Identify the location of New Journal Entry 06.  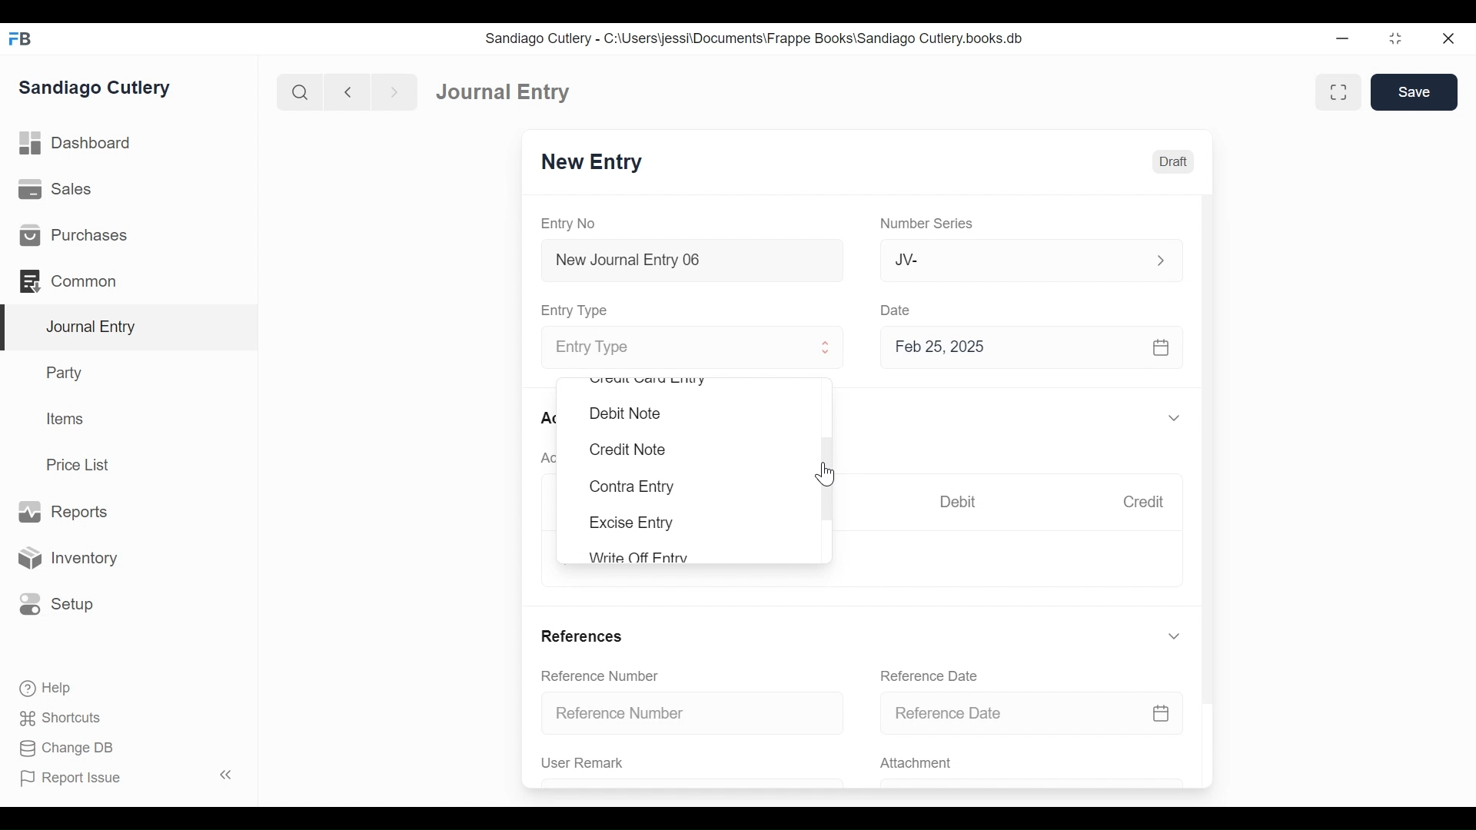
(690, 262).